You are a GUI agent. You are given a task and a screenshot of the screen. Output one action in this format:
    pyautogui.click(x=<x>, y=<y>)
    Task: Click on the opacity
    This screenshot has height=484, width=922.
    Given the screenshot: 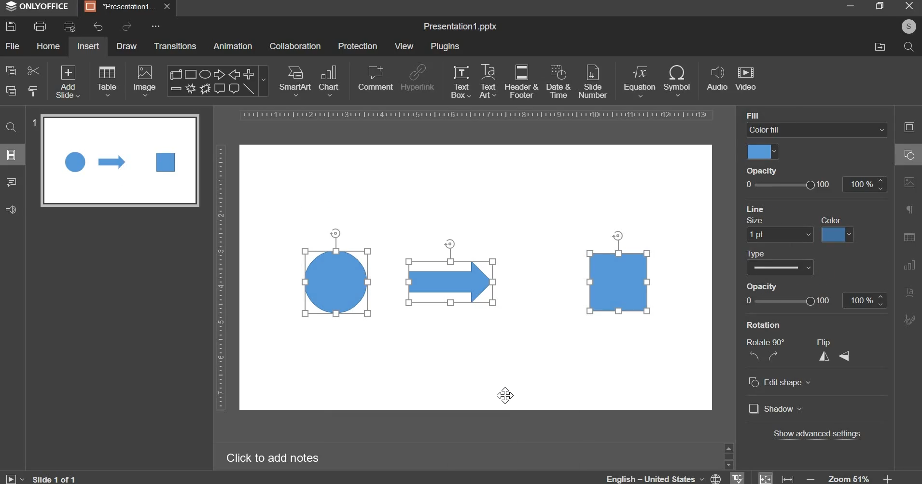 What is the action you would take?
    pyautogui.click(x=814, y=184)
    